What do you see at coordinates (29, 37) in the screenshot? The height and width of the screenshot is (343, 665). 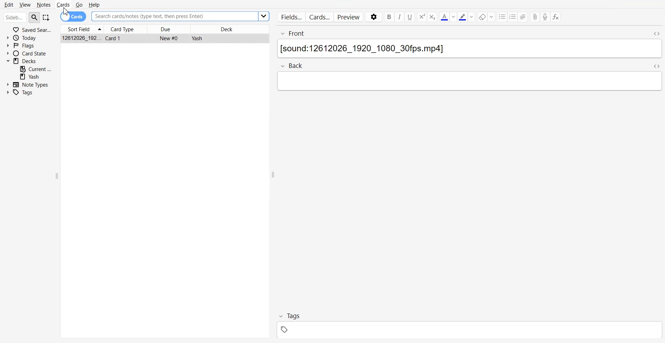 I see `Today` at bounding box center [29, 37].